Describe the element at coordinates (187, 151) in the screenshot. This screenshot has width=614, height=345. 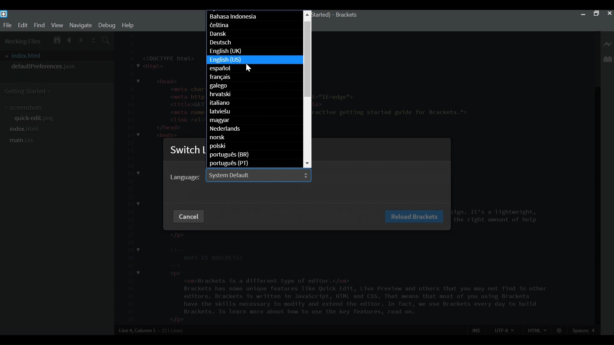
I see `Switch Language` at that location.